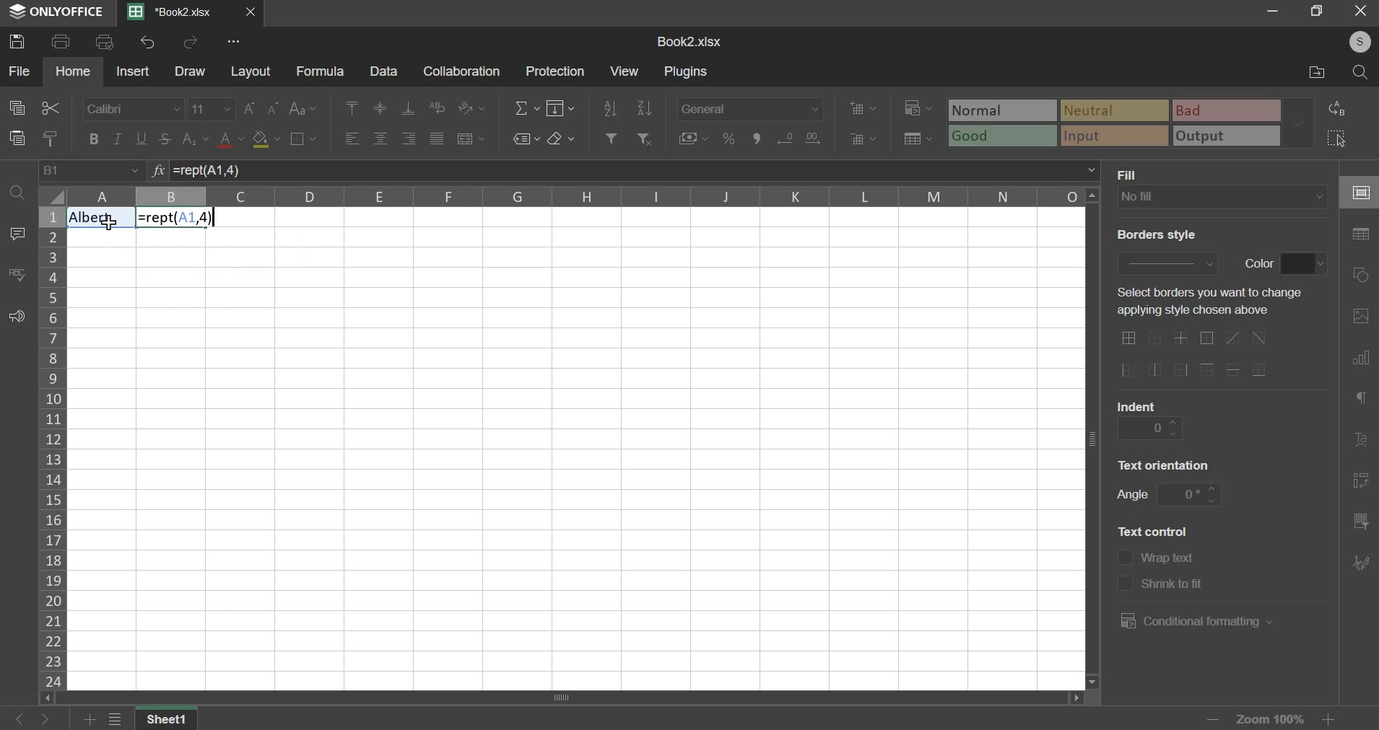  I want to click on cell name, so click(92, 170).